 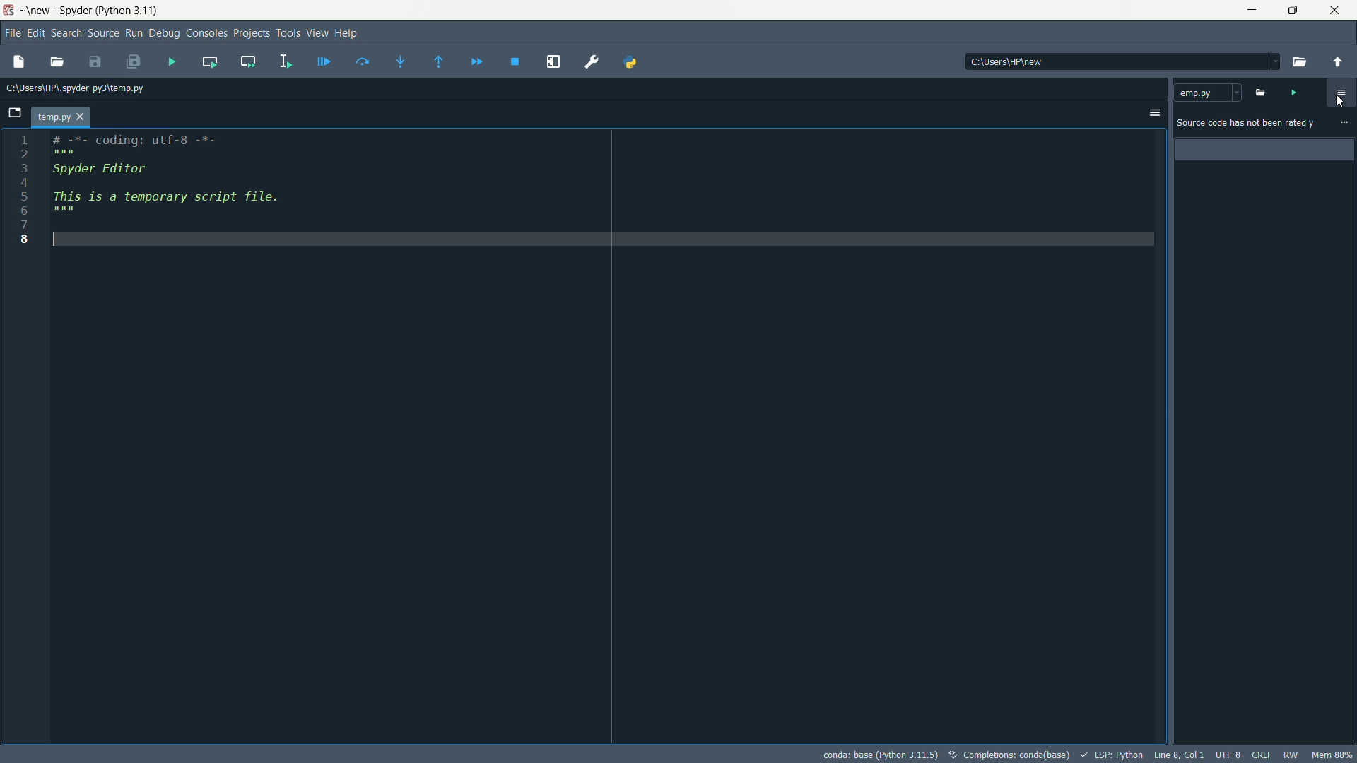 I want to click on 1, so click(x=26, y=138).